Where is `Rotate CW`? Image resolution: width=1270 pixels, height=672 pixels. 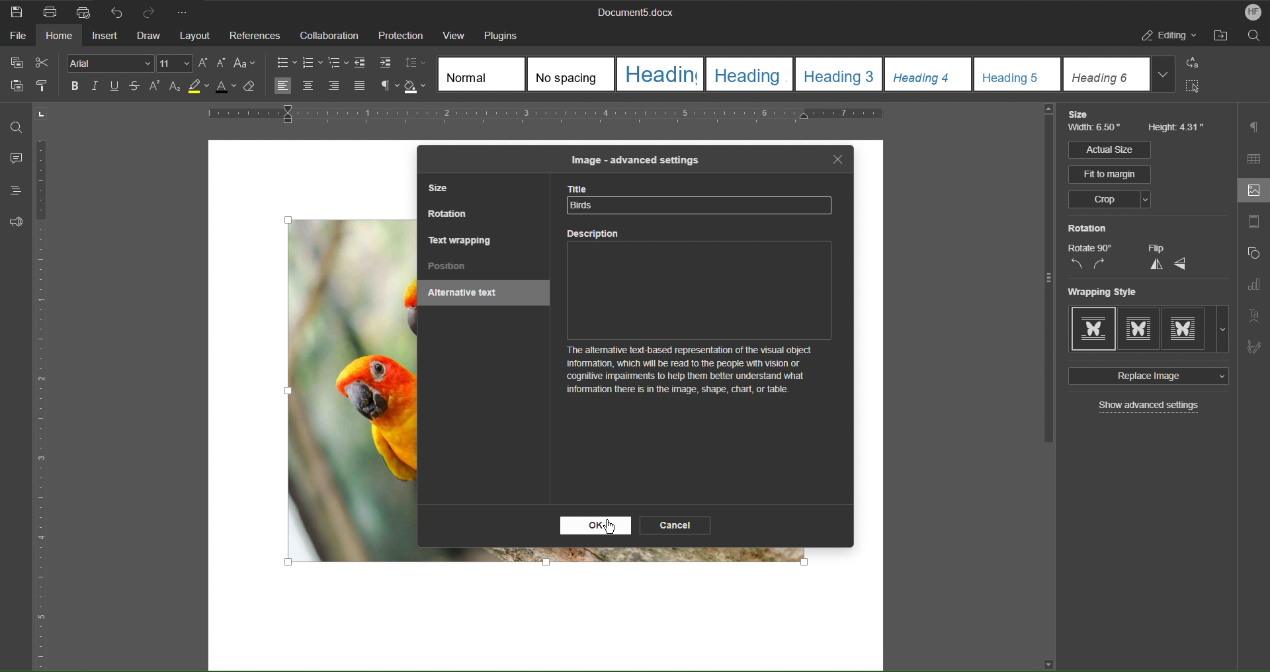 Rotate CW is located at coordinates (1100, 265).